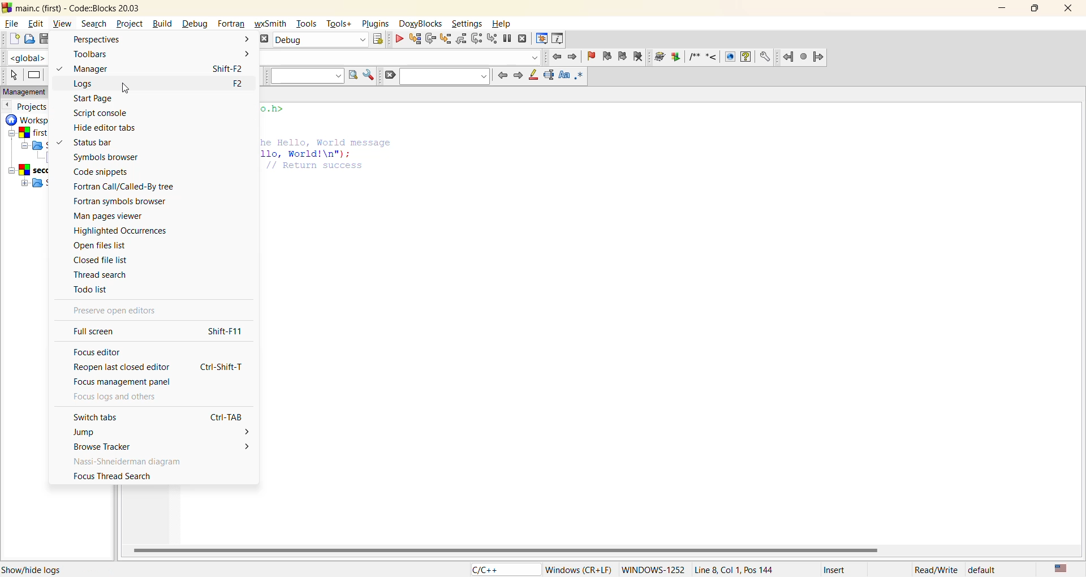  Describe the element at coordinates (730, 57) in the screenshot. I see `web` at that location.